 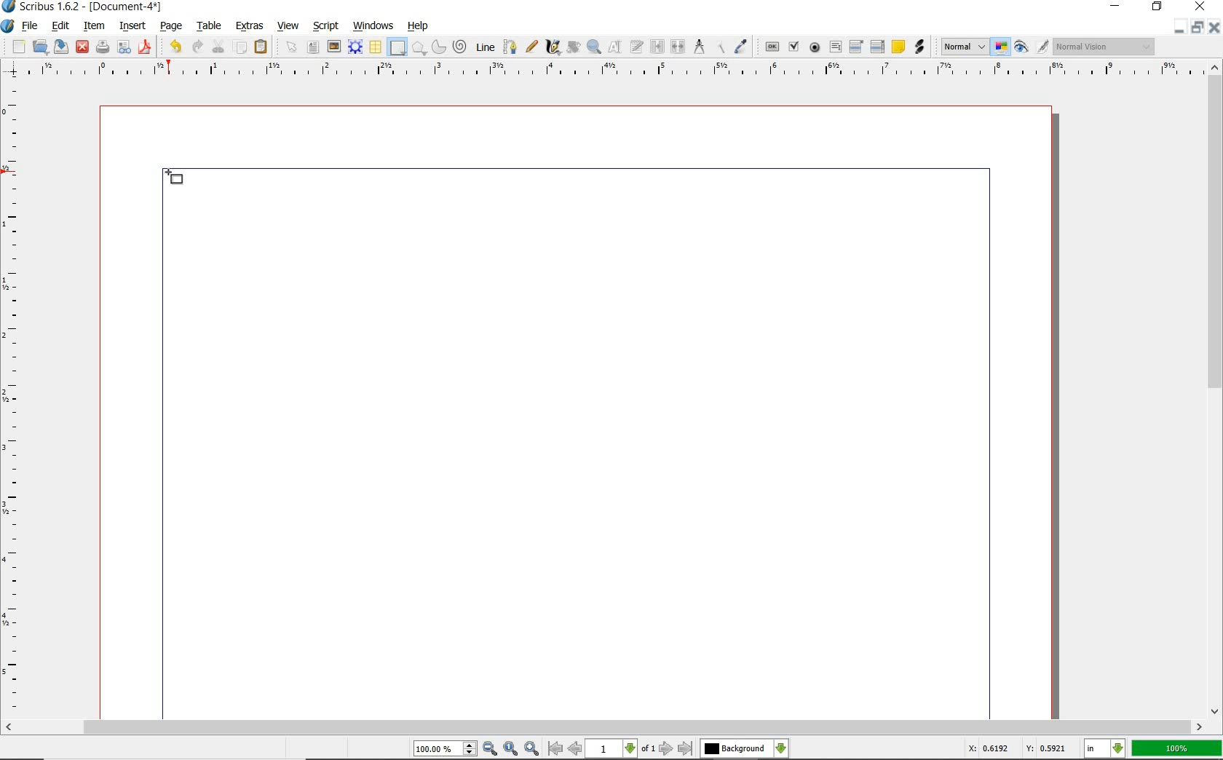 I want to click on select, so click(x=290, y=46).